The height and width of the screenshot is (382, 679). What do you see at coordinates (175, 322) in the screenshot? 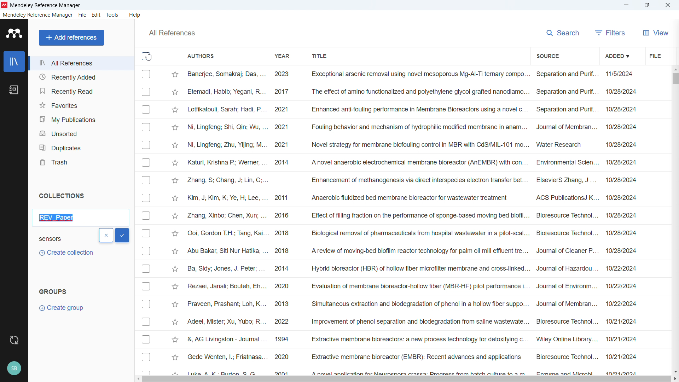
I see `Star mark respective publication` at bounding box center [175, 322].